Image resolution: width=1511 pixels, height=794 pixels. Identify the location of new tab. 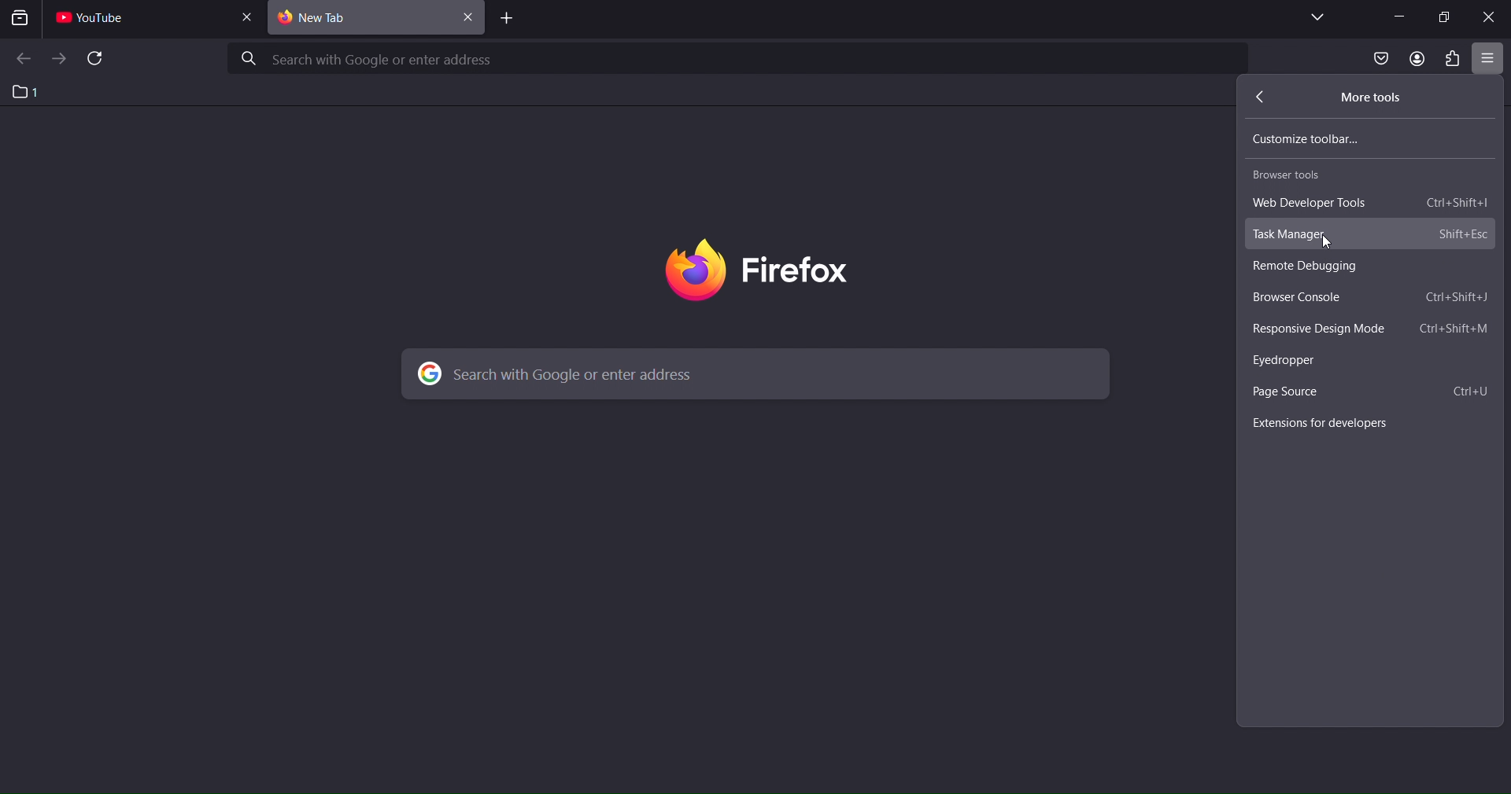
(503, 20).